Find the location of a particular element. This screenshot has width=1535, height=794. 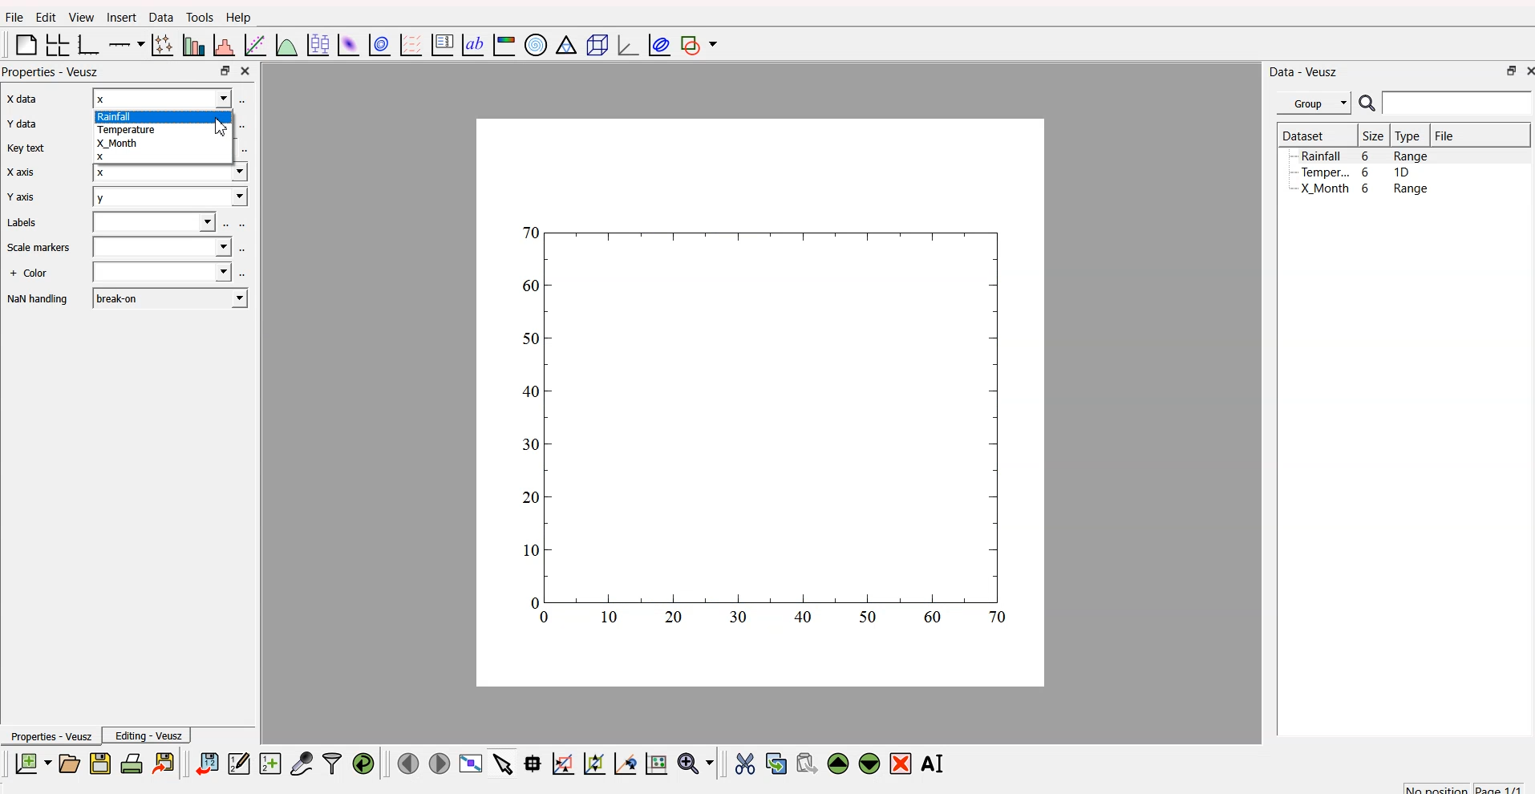

cut the widget is located at coordinates (743, 763).